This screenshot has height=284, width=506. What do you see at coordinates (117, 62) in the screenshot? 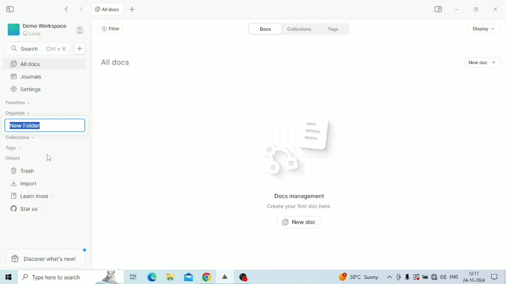
I see `All docs` at bounding box center [117, 62].